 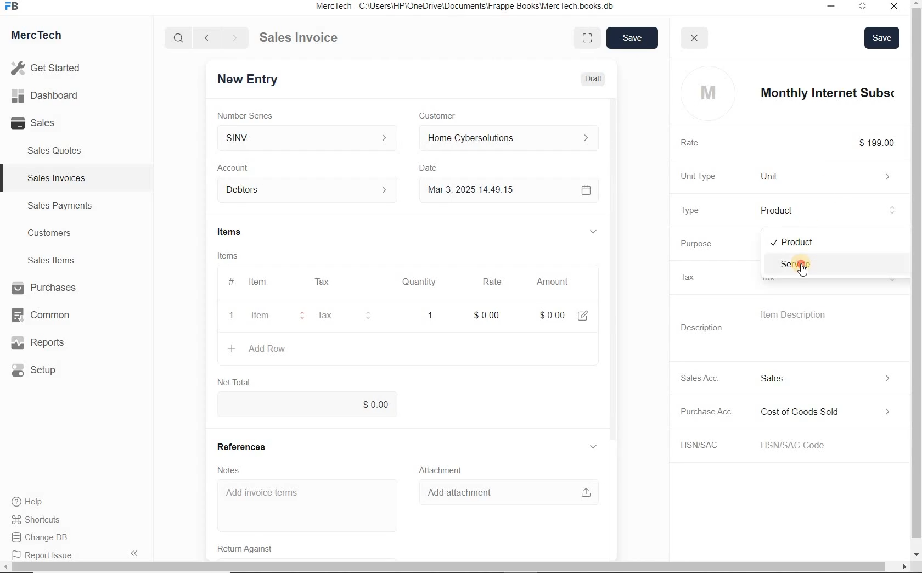 What do you see at coordinates (179, 38) in the screenshot?
I see `Search` at bounding box center [179, 38].